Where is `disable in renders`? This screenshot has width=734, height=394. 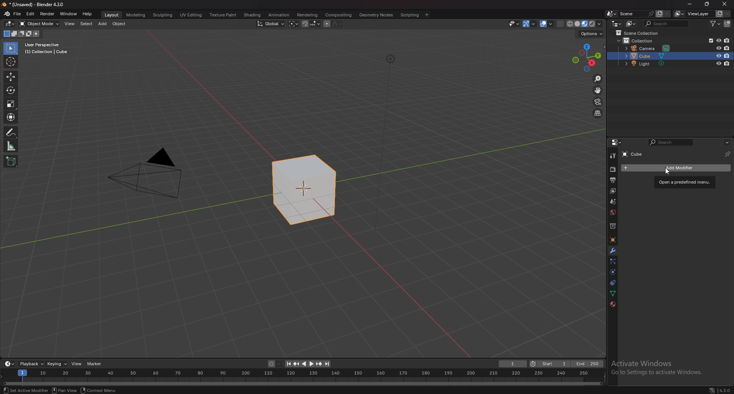
disable in renders is located at coordinates (728, 63).